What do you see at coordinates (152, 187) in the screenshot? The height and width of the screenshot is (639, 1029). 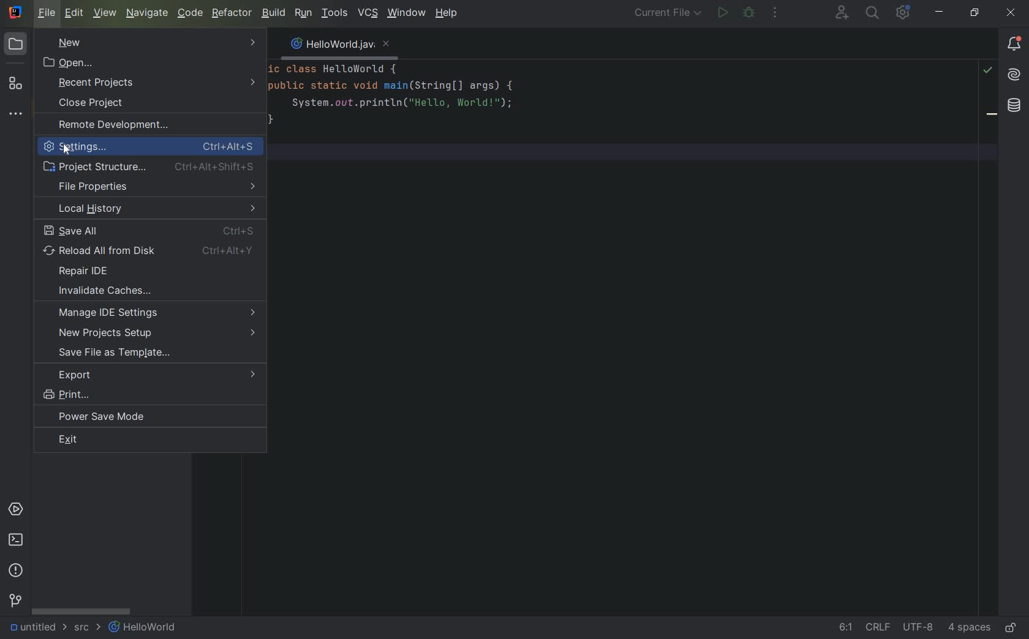 I see `file properties` at bounding box center [152, 187].